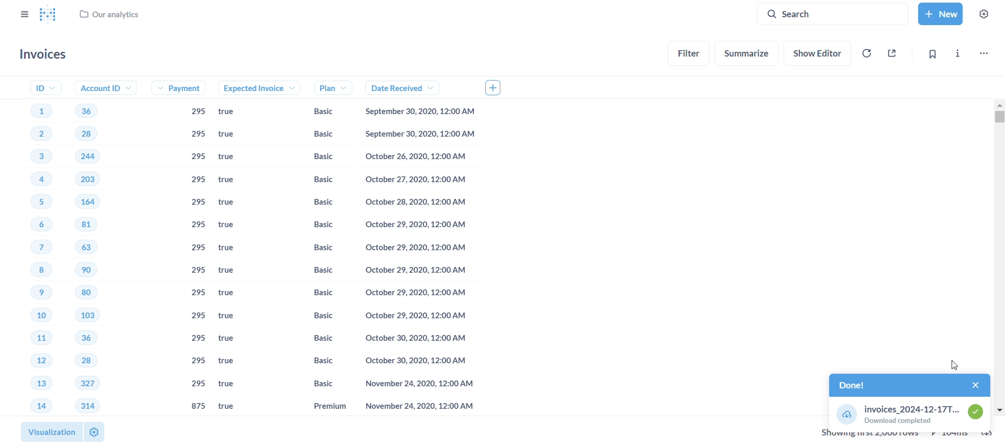 The image size is (1005, 447). Describe the element at coordinates (86, 134) in the screenshot. I see `28` at that location.